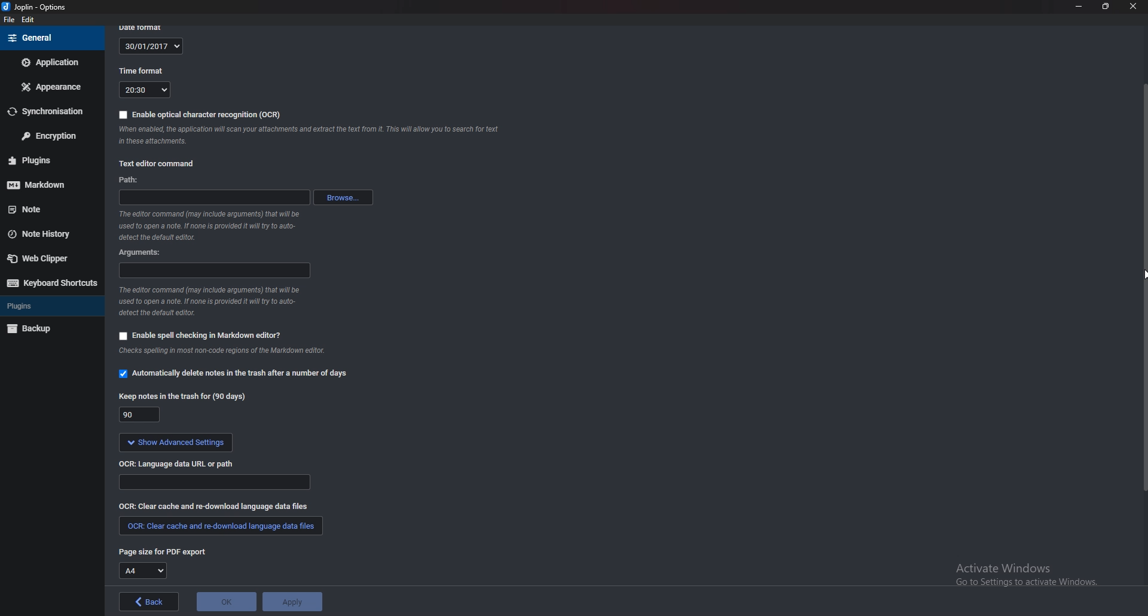 This screenshot has height=616, width=1148. Describe the element at coordinates (51, 38) in the screenshot. I see `General` at that location.